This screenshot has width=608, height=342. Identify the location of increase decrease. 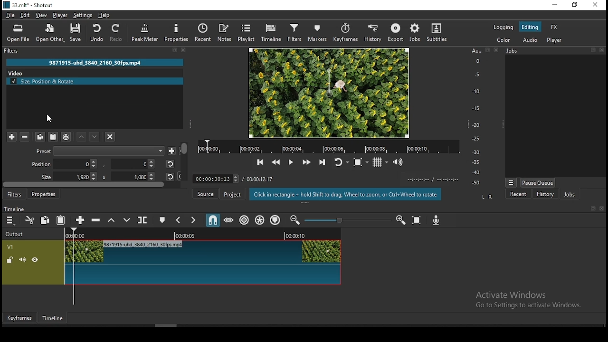
(235, 178).